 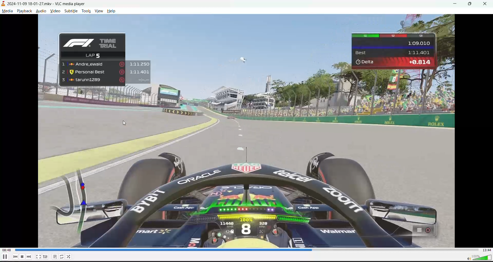 What do you see at coordinates (471, 4) in the screenshot?
I see `maximize` at bounding box center [471, 4].